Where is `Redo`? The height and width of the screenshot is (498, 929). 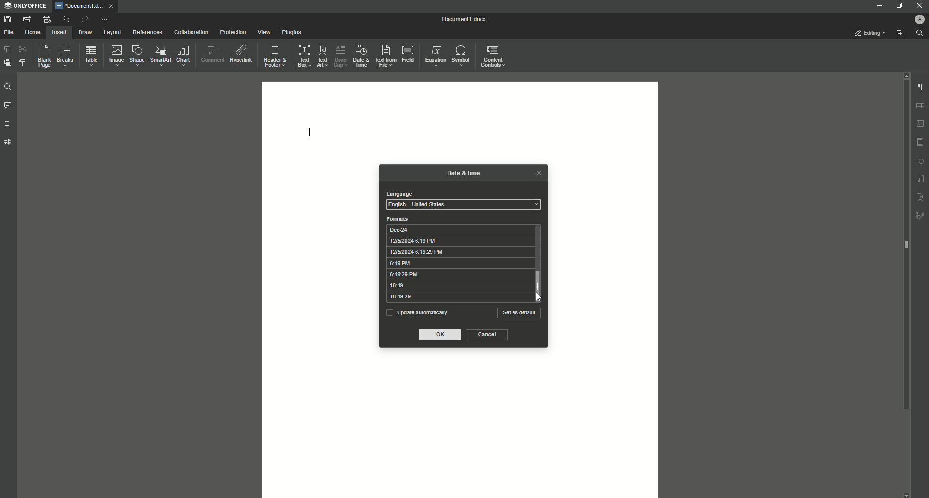 Redo is located at coordinates (83, 19).